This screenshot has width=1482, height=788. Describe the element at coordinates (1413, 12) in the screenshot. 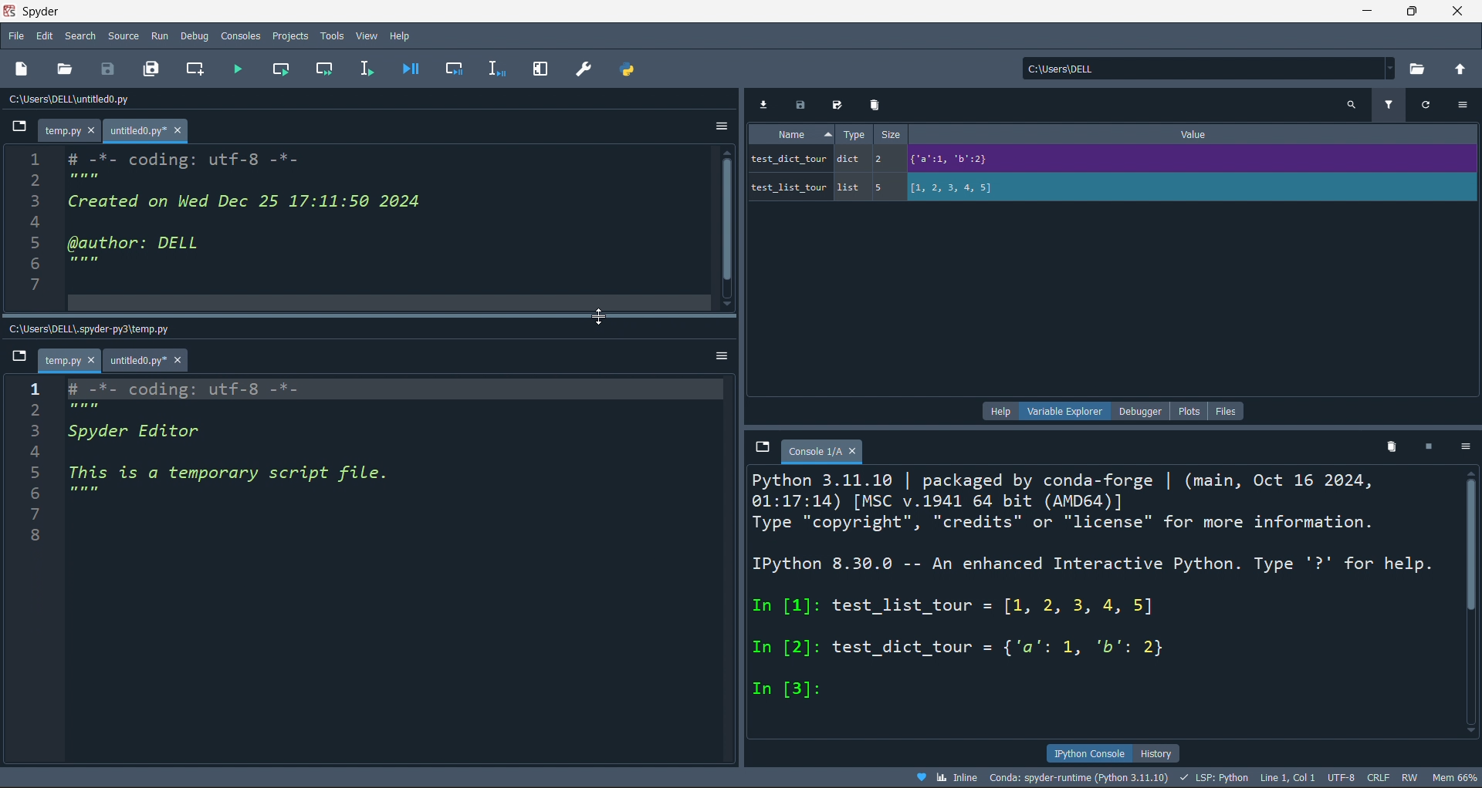

I see `maximize/resize` at that location.